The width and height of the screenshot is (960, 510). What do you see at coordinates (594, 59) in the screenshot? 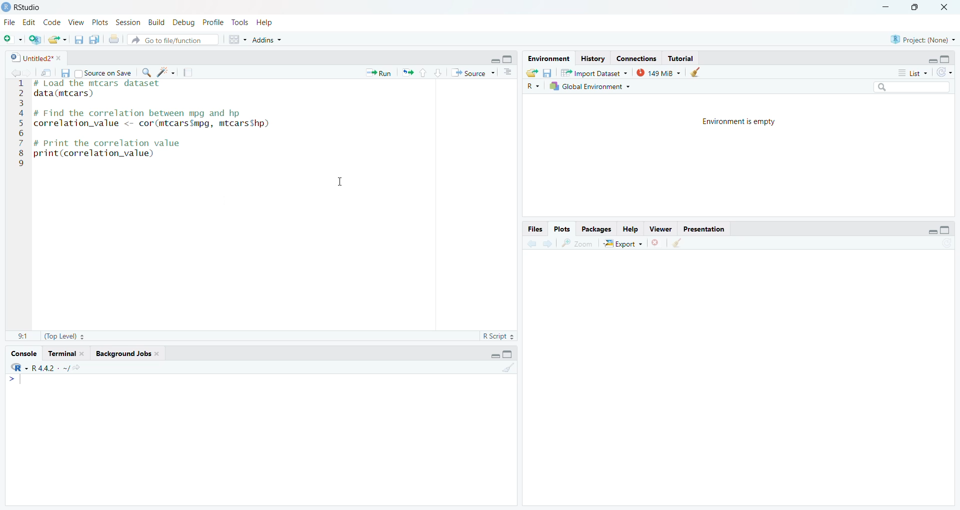
I see `History` at bounding box center [594, 59].